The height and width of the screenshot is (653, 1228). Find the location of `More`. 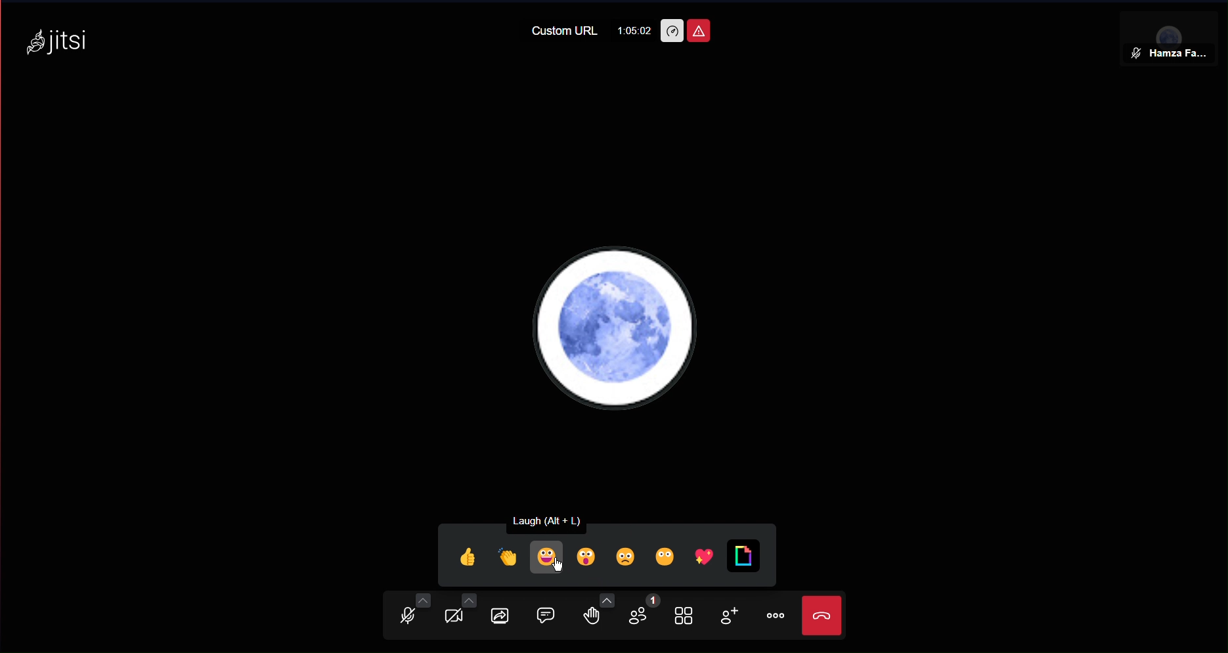

More is located at coordinates (774, 616).